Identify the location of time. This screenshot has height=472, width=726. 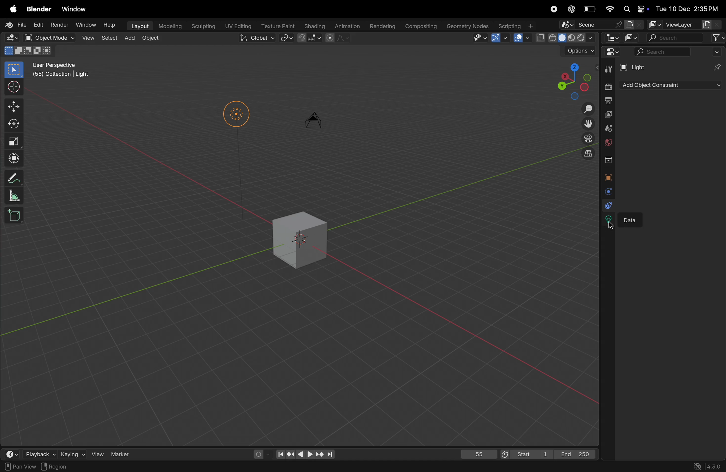
(15, 454).